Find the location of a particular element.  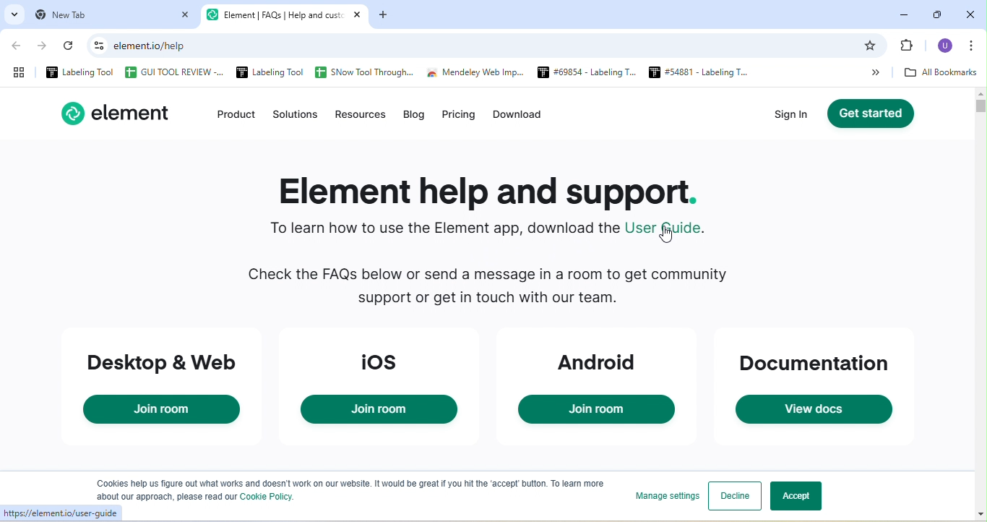

cursor is located at coordinates (667, 235).